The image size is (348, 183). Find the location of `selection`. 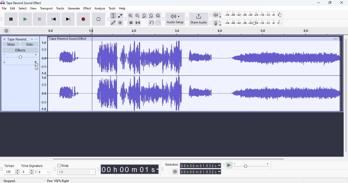

selection is located at coordinates (193, 168).